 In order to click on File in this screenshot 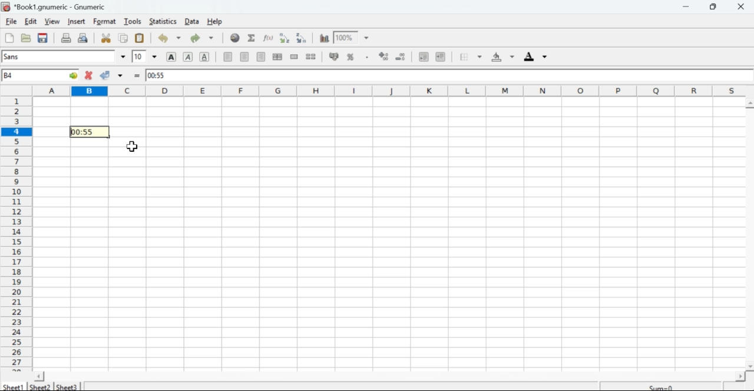, I will do `click(9, 39)`.